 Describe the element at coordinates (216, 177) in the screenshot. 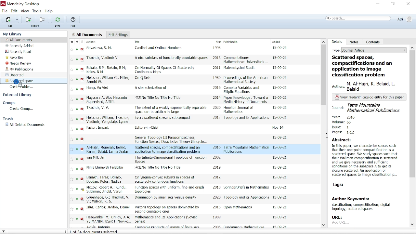

I see `2012` at that location.